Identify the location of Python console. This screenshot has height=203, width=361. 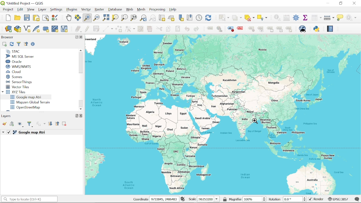
(317, 29).